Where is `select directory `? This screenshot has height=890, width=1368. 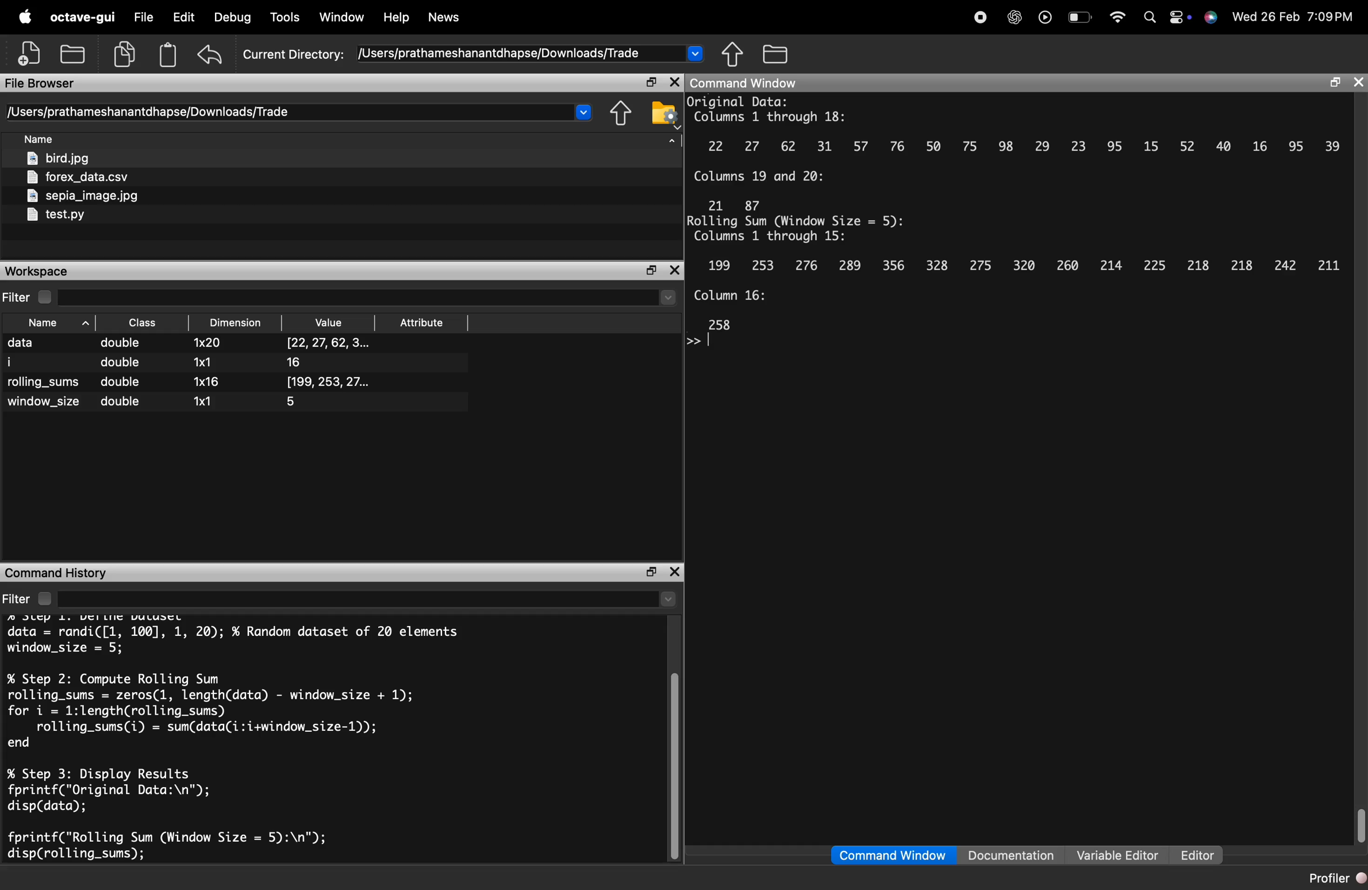
select directory  is located at coordinates (370, 297).